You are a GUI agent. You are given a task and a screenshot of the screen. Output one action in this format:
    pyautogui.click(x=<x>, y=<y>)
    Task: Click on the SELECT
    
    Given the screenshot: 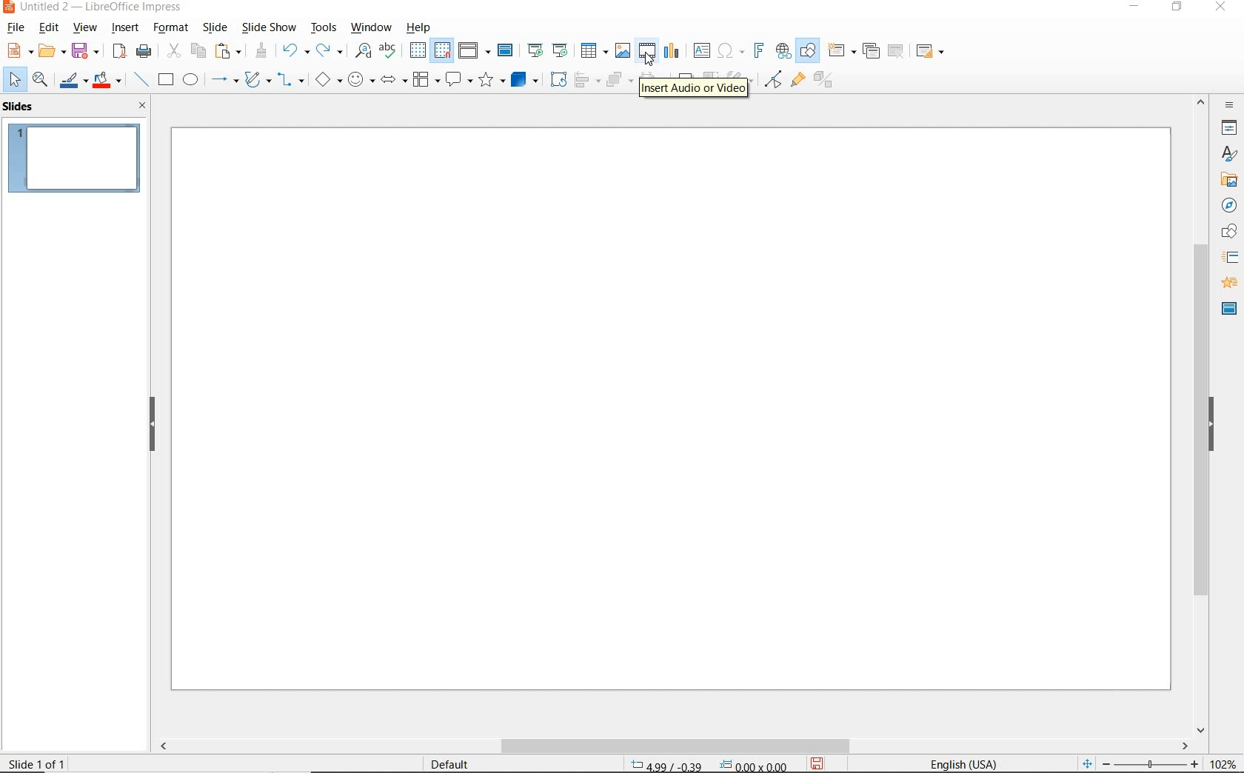 What is the action you would take?
    pyautogui.click(x=13, y=78)
    